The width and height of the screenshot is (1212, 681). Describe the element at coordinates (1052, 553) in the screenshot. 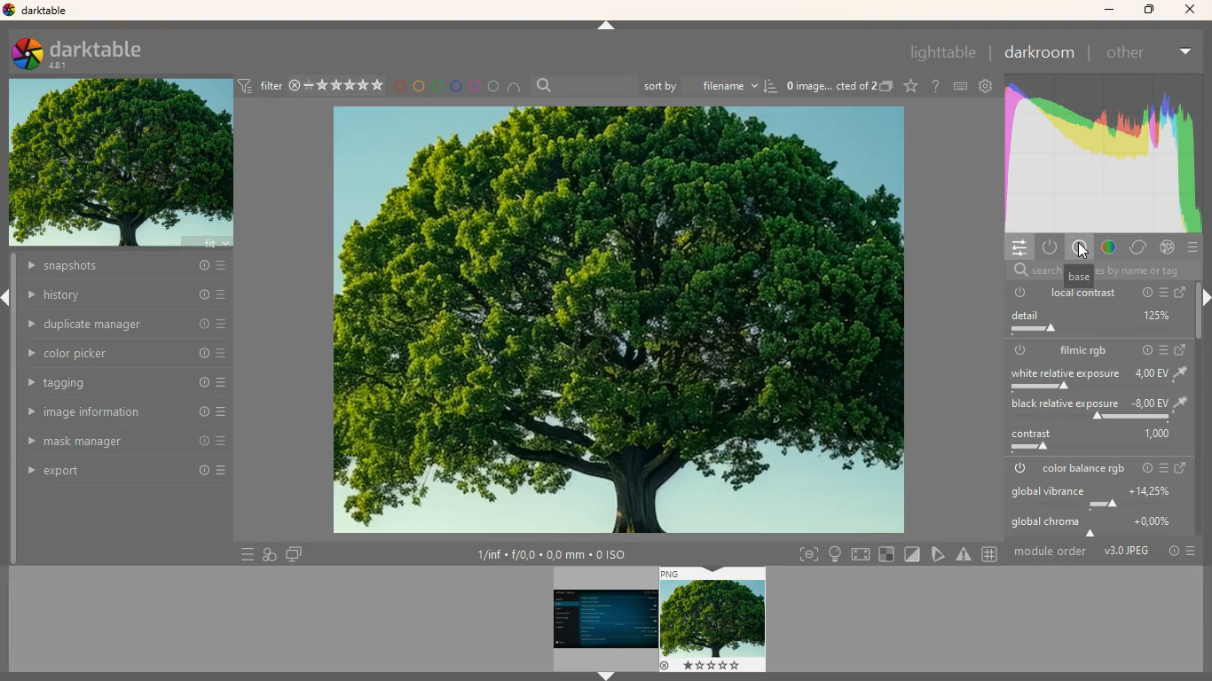

I see `module order` at that location.